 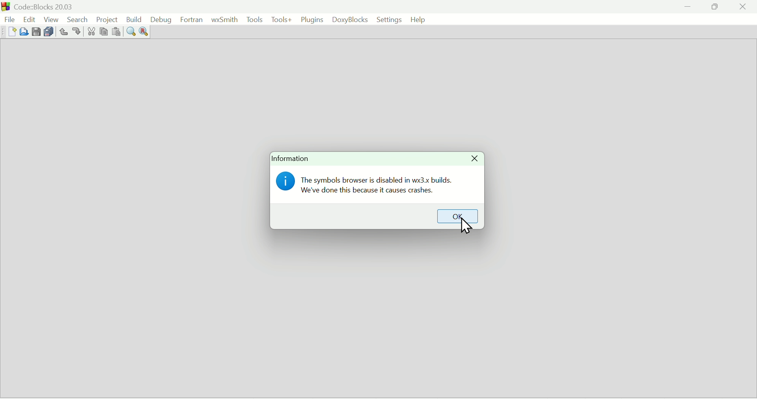 What do you see at coordinates (286, 181) in the screenshot?
I see `Information icon` at bounding box center [286, 181].